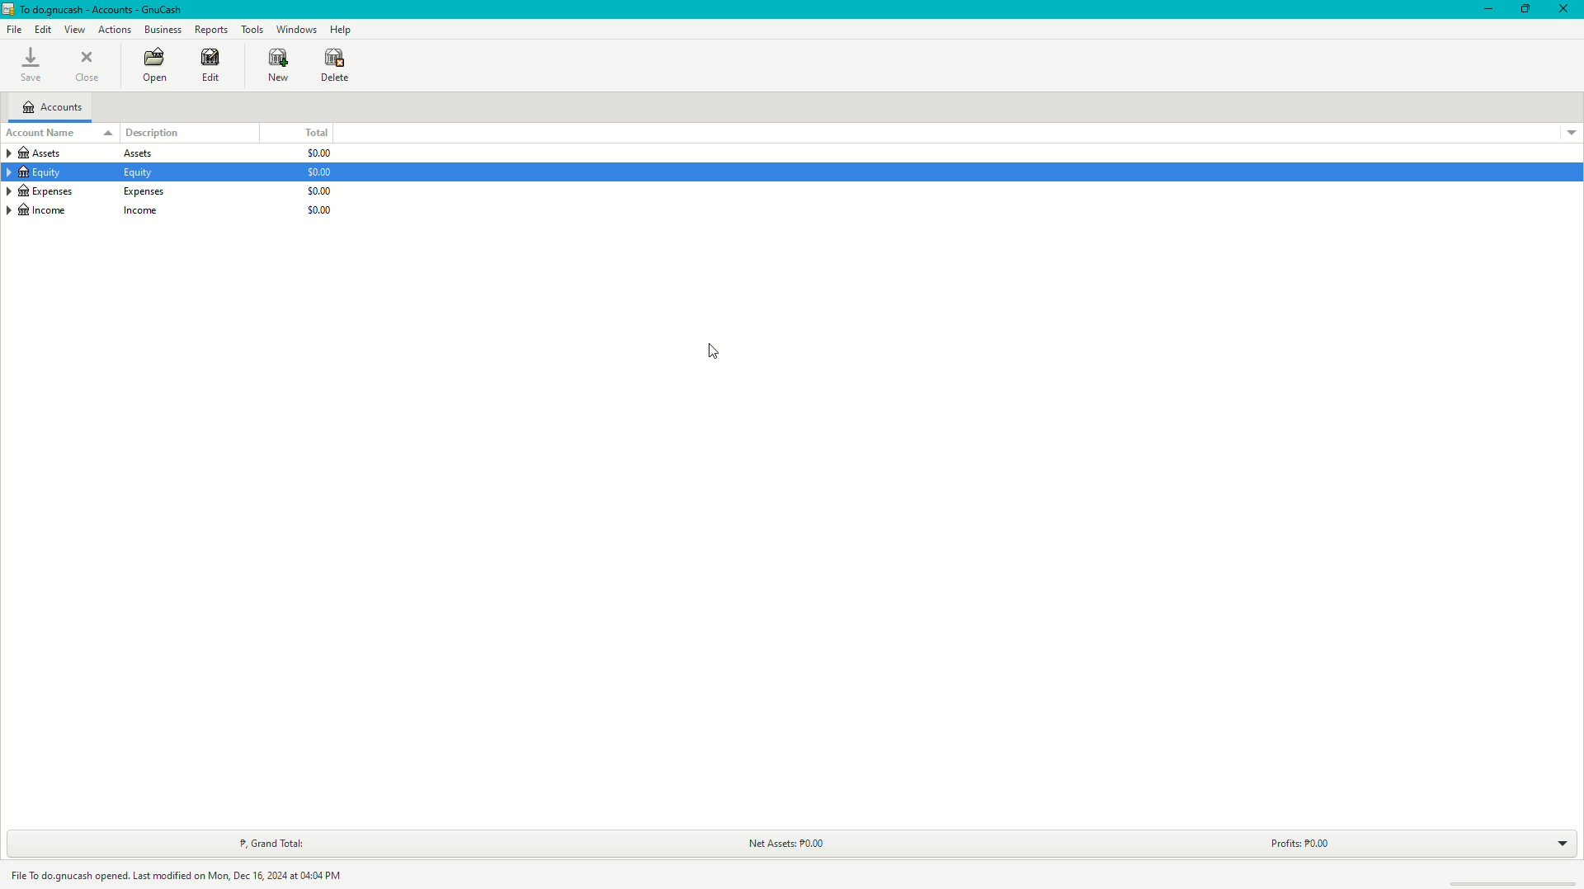 The height and width of the screenshot is (889, 1584). I want to click on Drop down, so click(1559, 845).